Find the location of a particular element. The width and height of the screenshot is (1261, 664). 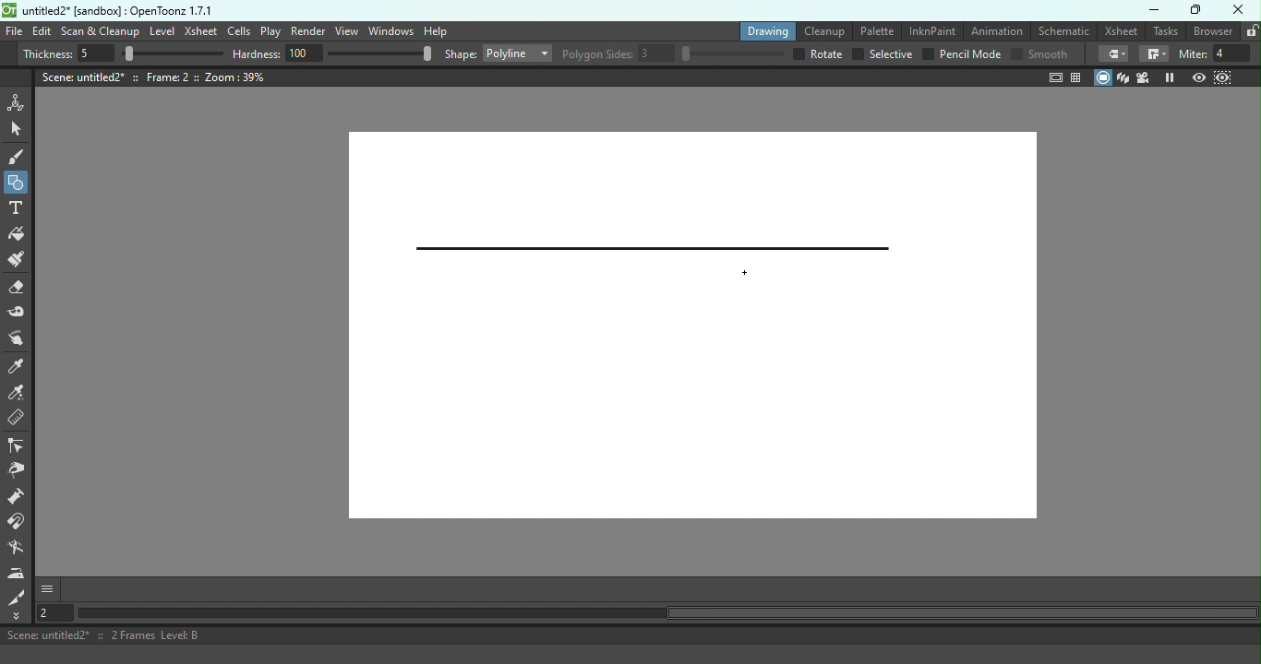

Blender tool is located at coordinates (19, 550).